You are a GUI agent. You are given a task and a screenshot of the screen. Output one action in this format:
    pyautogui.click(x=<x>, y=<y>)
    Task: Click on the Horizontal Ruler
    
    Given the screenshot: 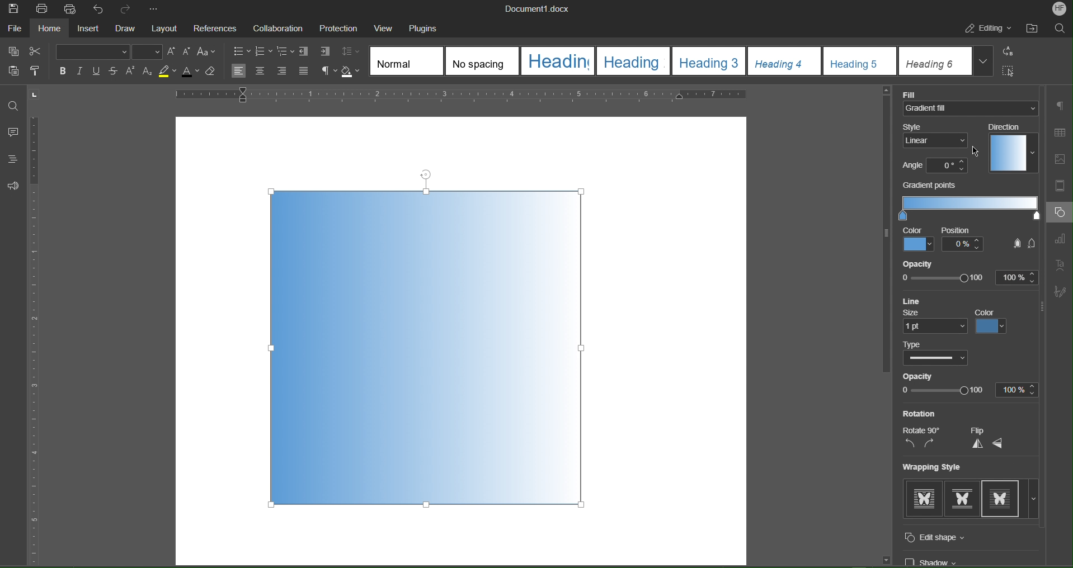 What is the action you would take?
    pyautogui.click(x=467, y=94)
    